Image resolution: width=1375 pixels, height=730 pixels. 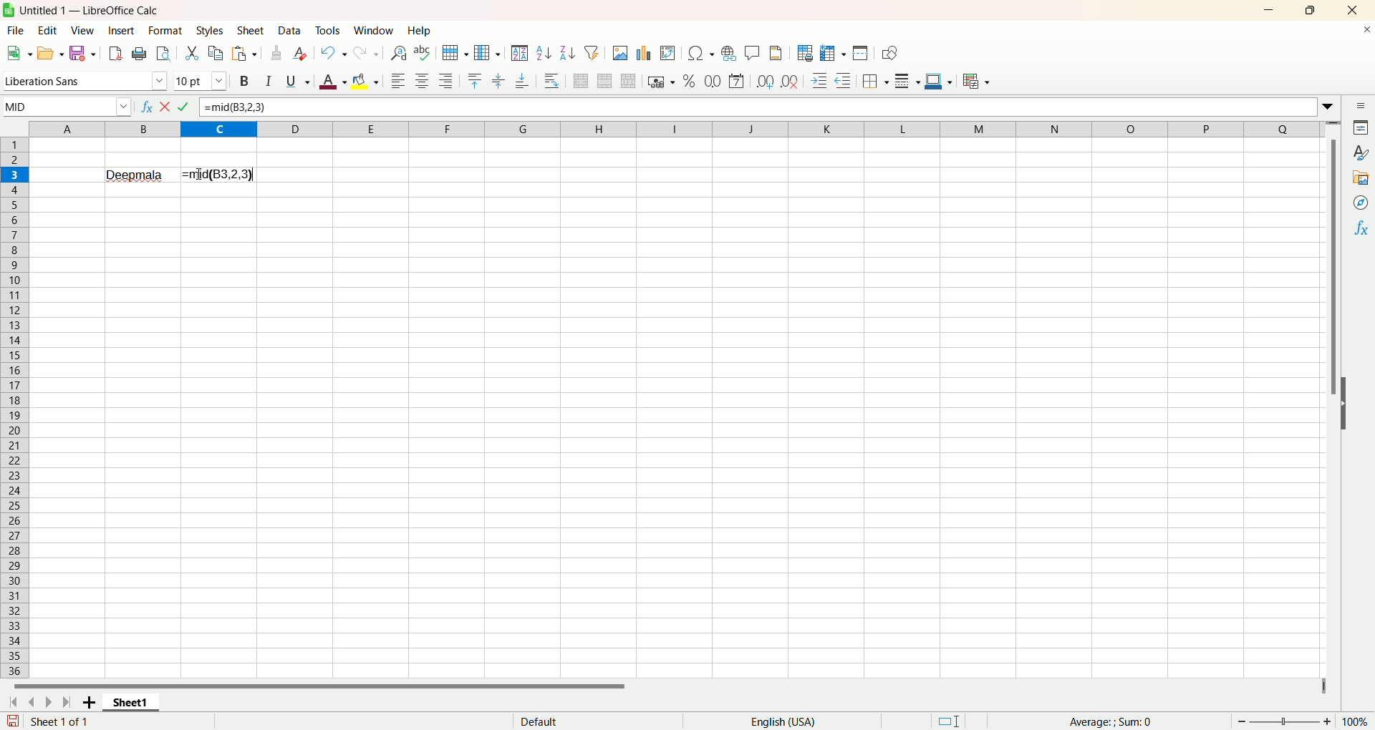 I want to click on zoom out, so click(x=1242, y=721).